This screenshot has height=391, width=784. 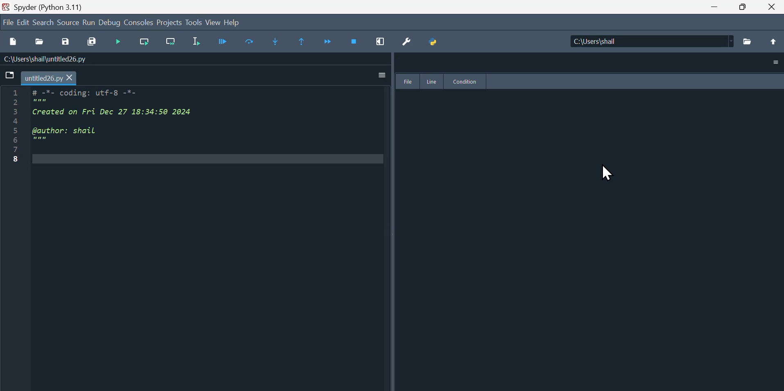 What do you see at coordinates (145, 42) in the screenshot?
I see `Run current cell` at bounding box center [145, 42].